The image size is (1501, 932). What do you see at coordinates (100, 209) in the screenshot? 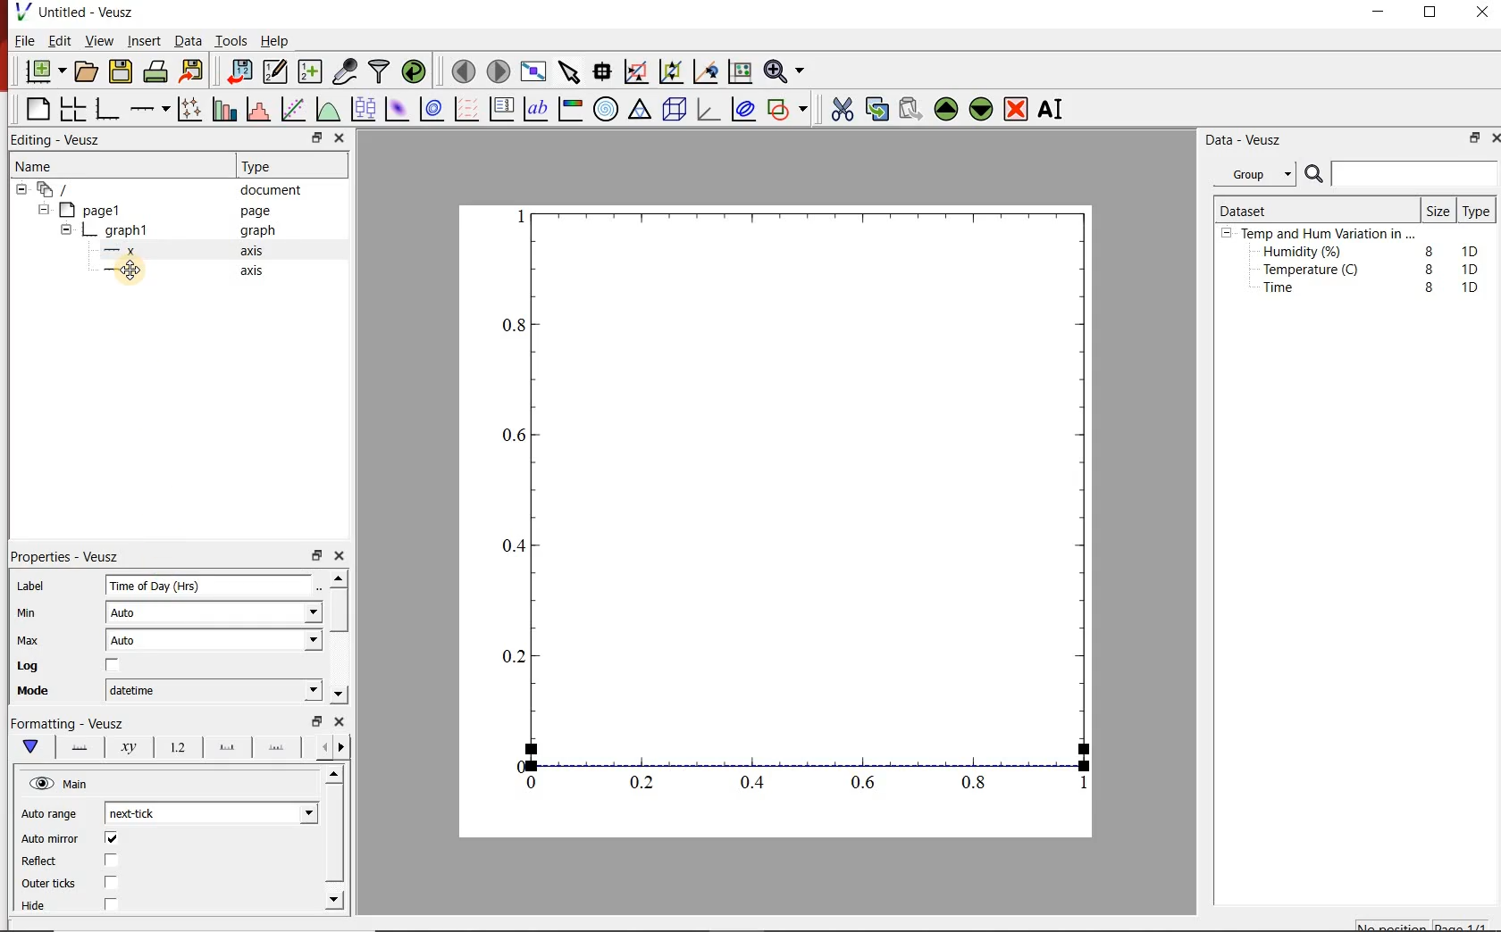
I see `page1` at bounding box center [100, 209].